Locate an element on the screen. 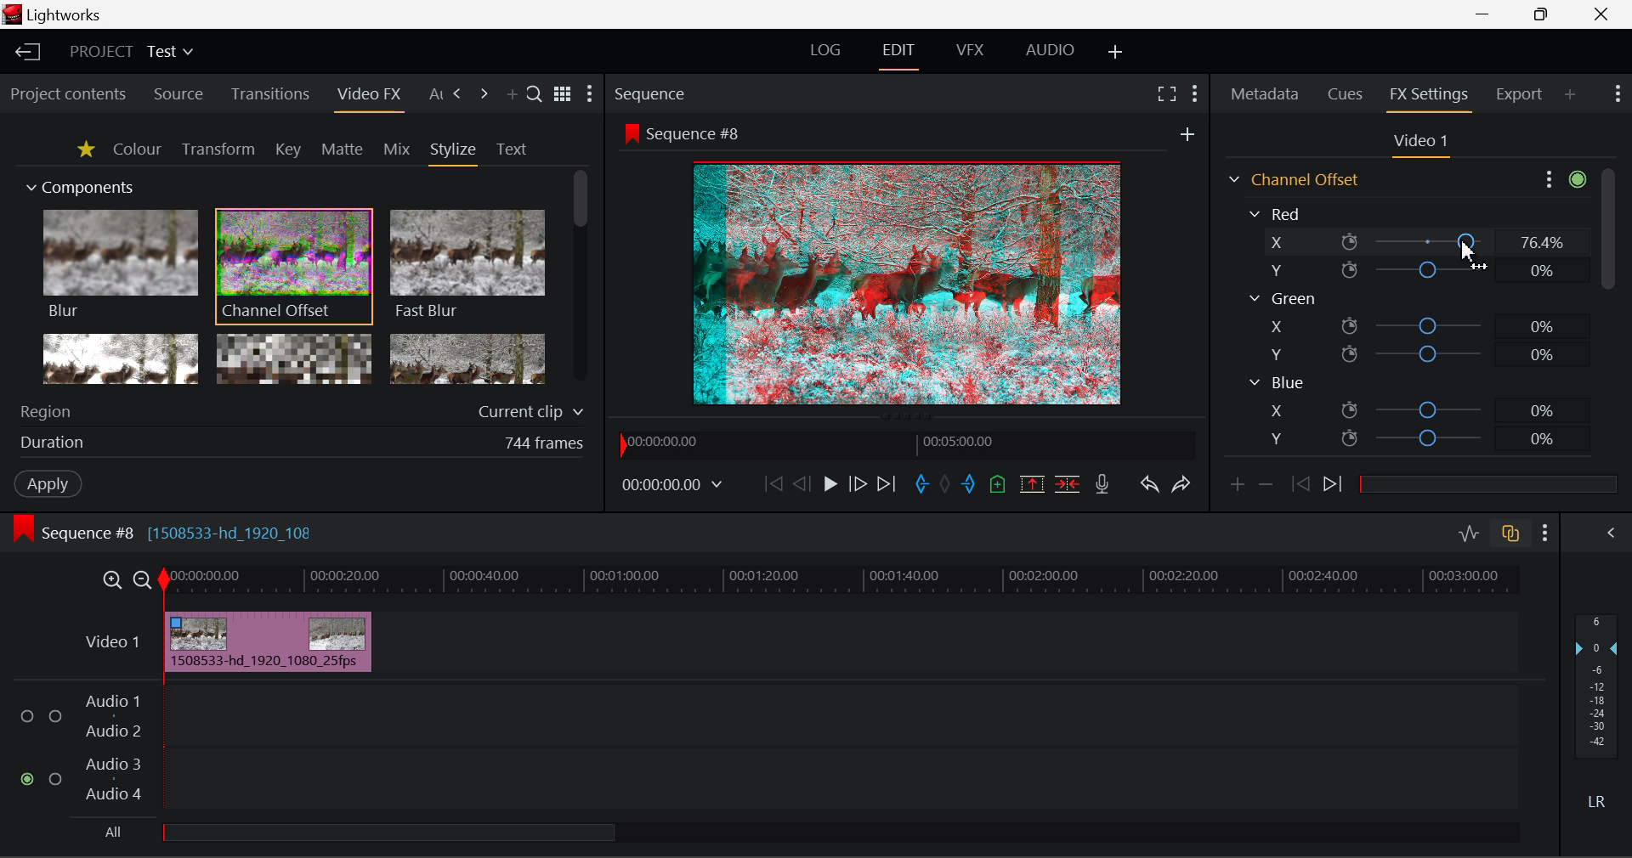 This screenshot has width=1632, height=858. Remove marked Section is located at coordinates (1035, 485).